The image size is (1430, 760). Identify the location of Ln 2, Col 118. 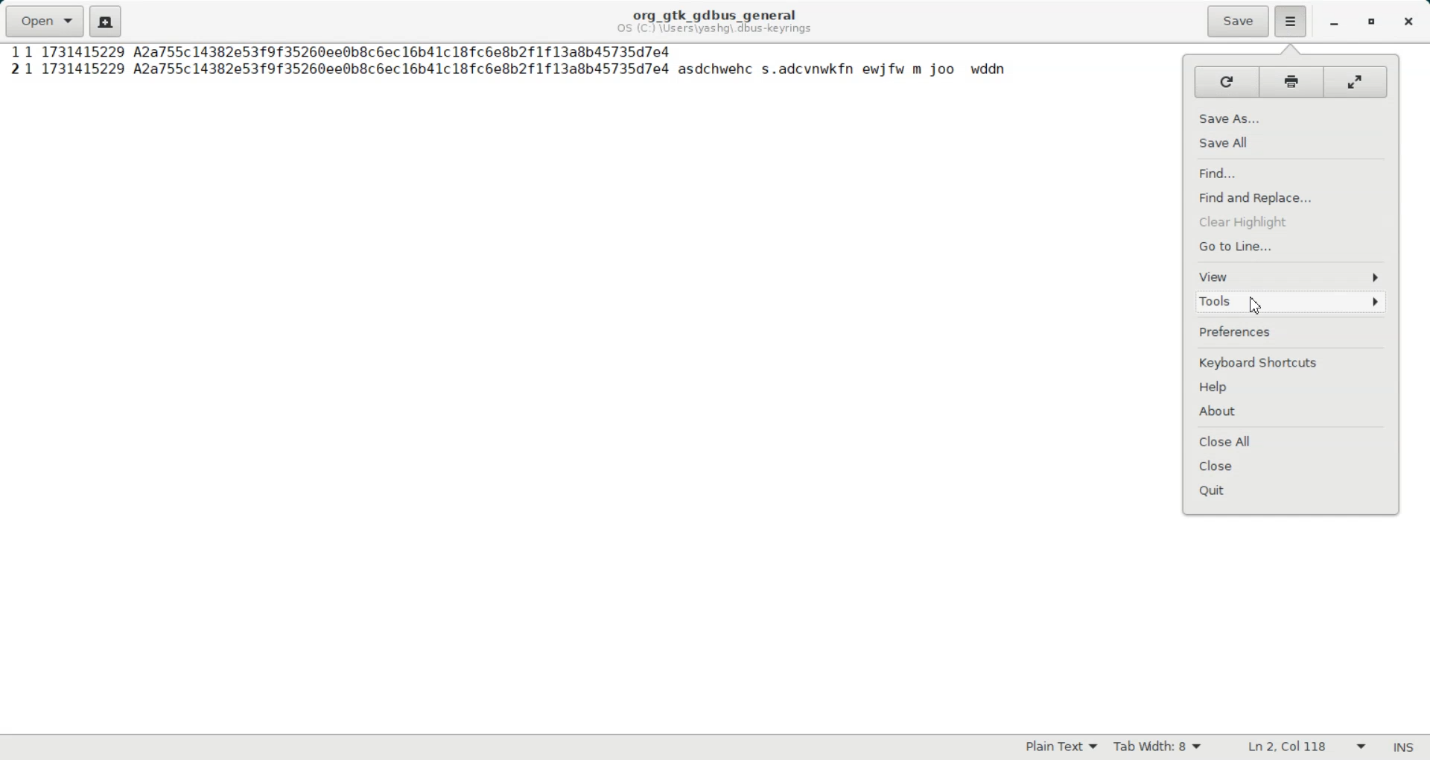
(1306, 747).